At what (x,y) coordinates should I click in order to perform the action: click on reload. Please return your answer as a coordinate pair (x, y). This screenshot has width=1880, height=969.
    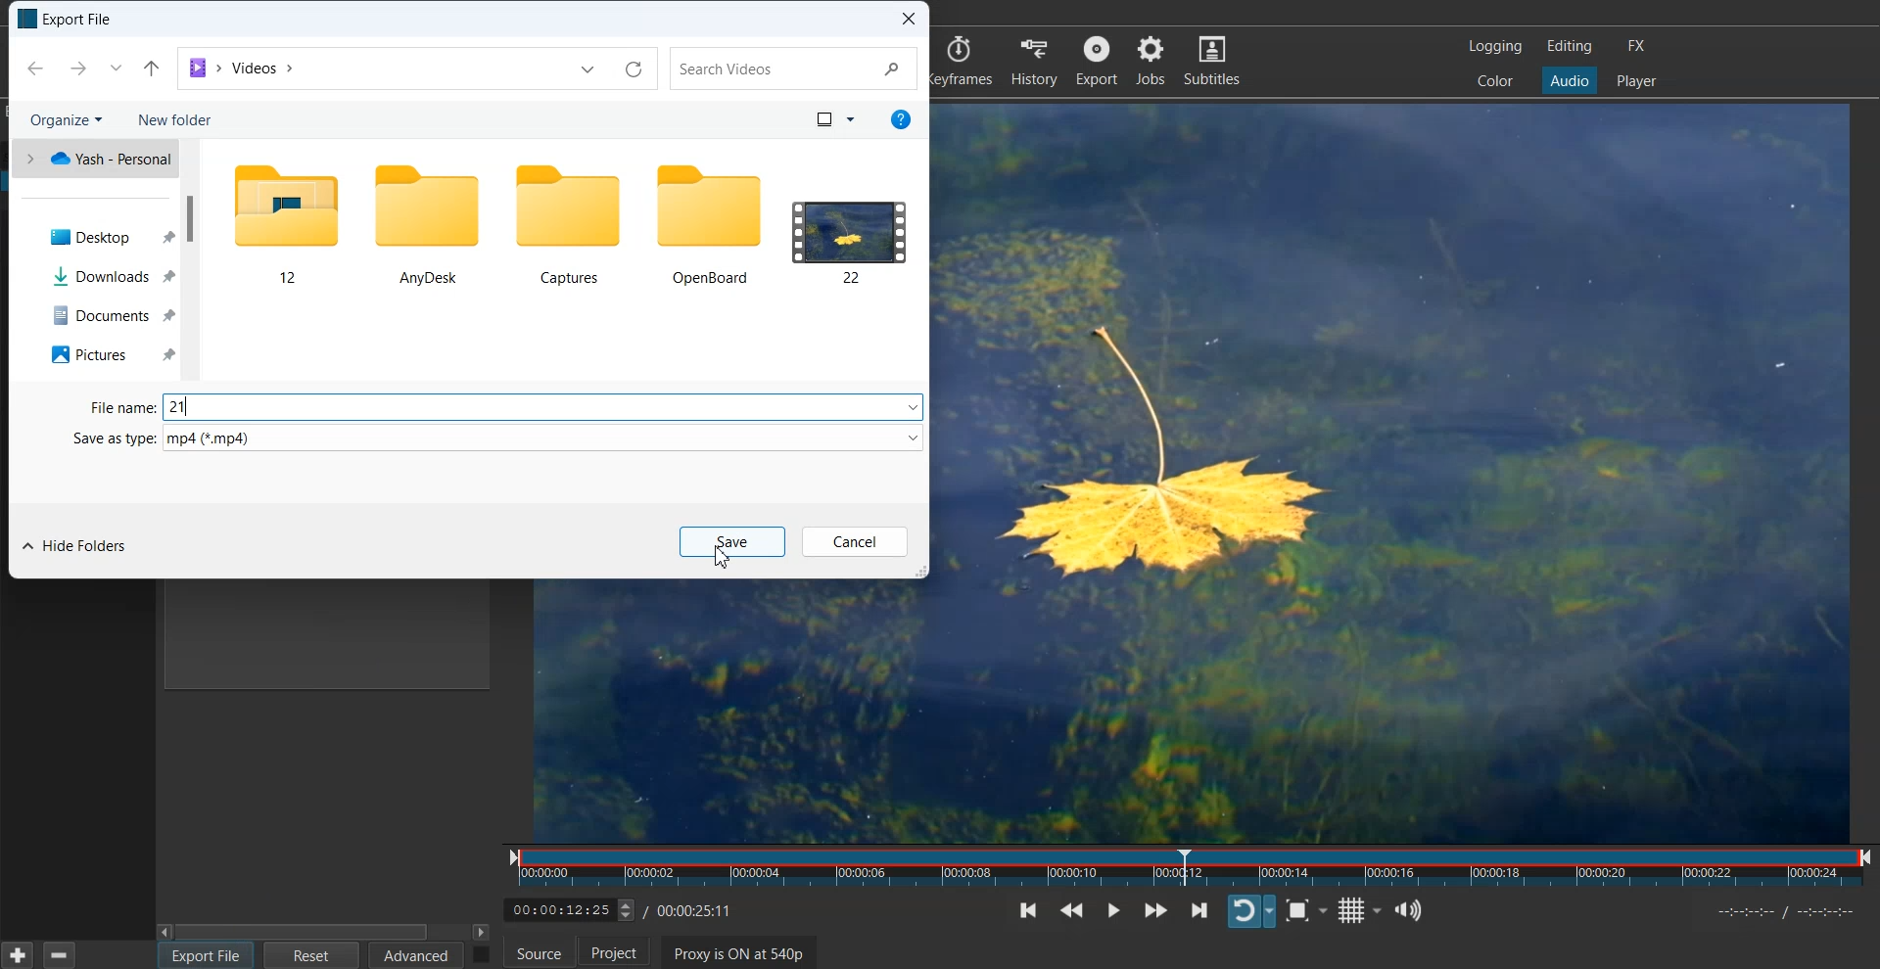
    Looking at the image, I should click on (636, 70).